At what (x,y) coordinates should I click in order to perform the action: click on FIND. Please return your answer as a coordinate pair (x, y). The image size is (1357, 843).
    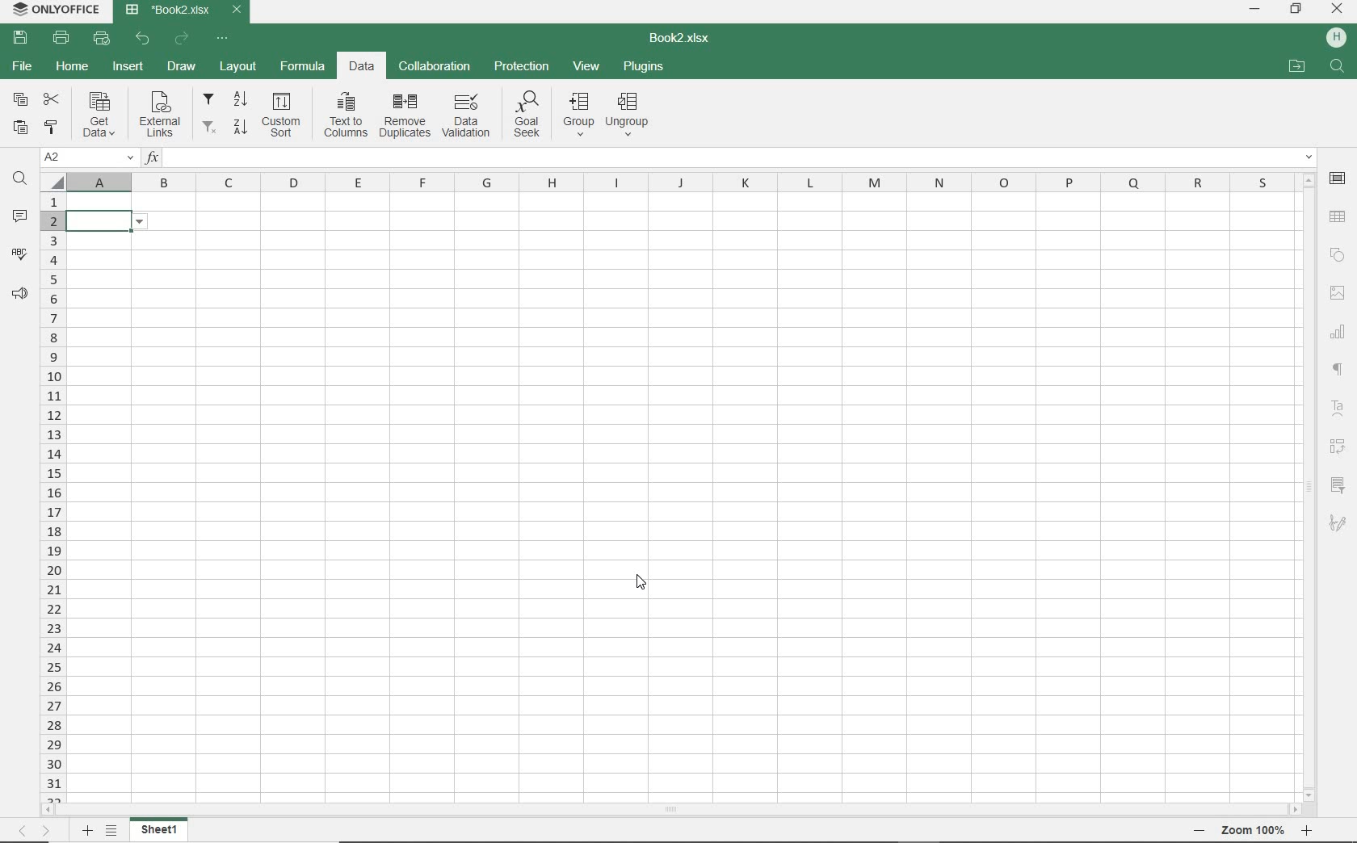
    Looking at the image, I should click on (19, 180).